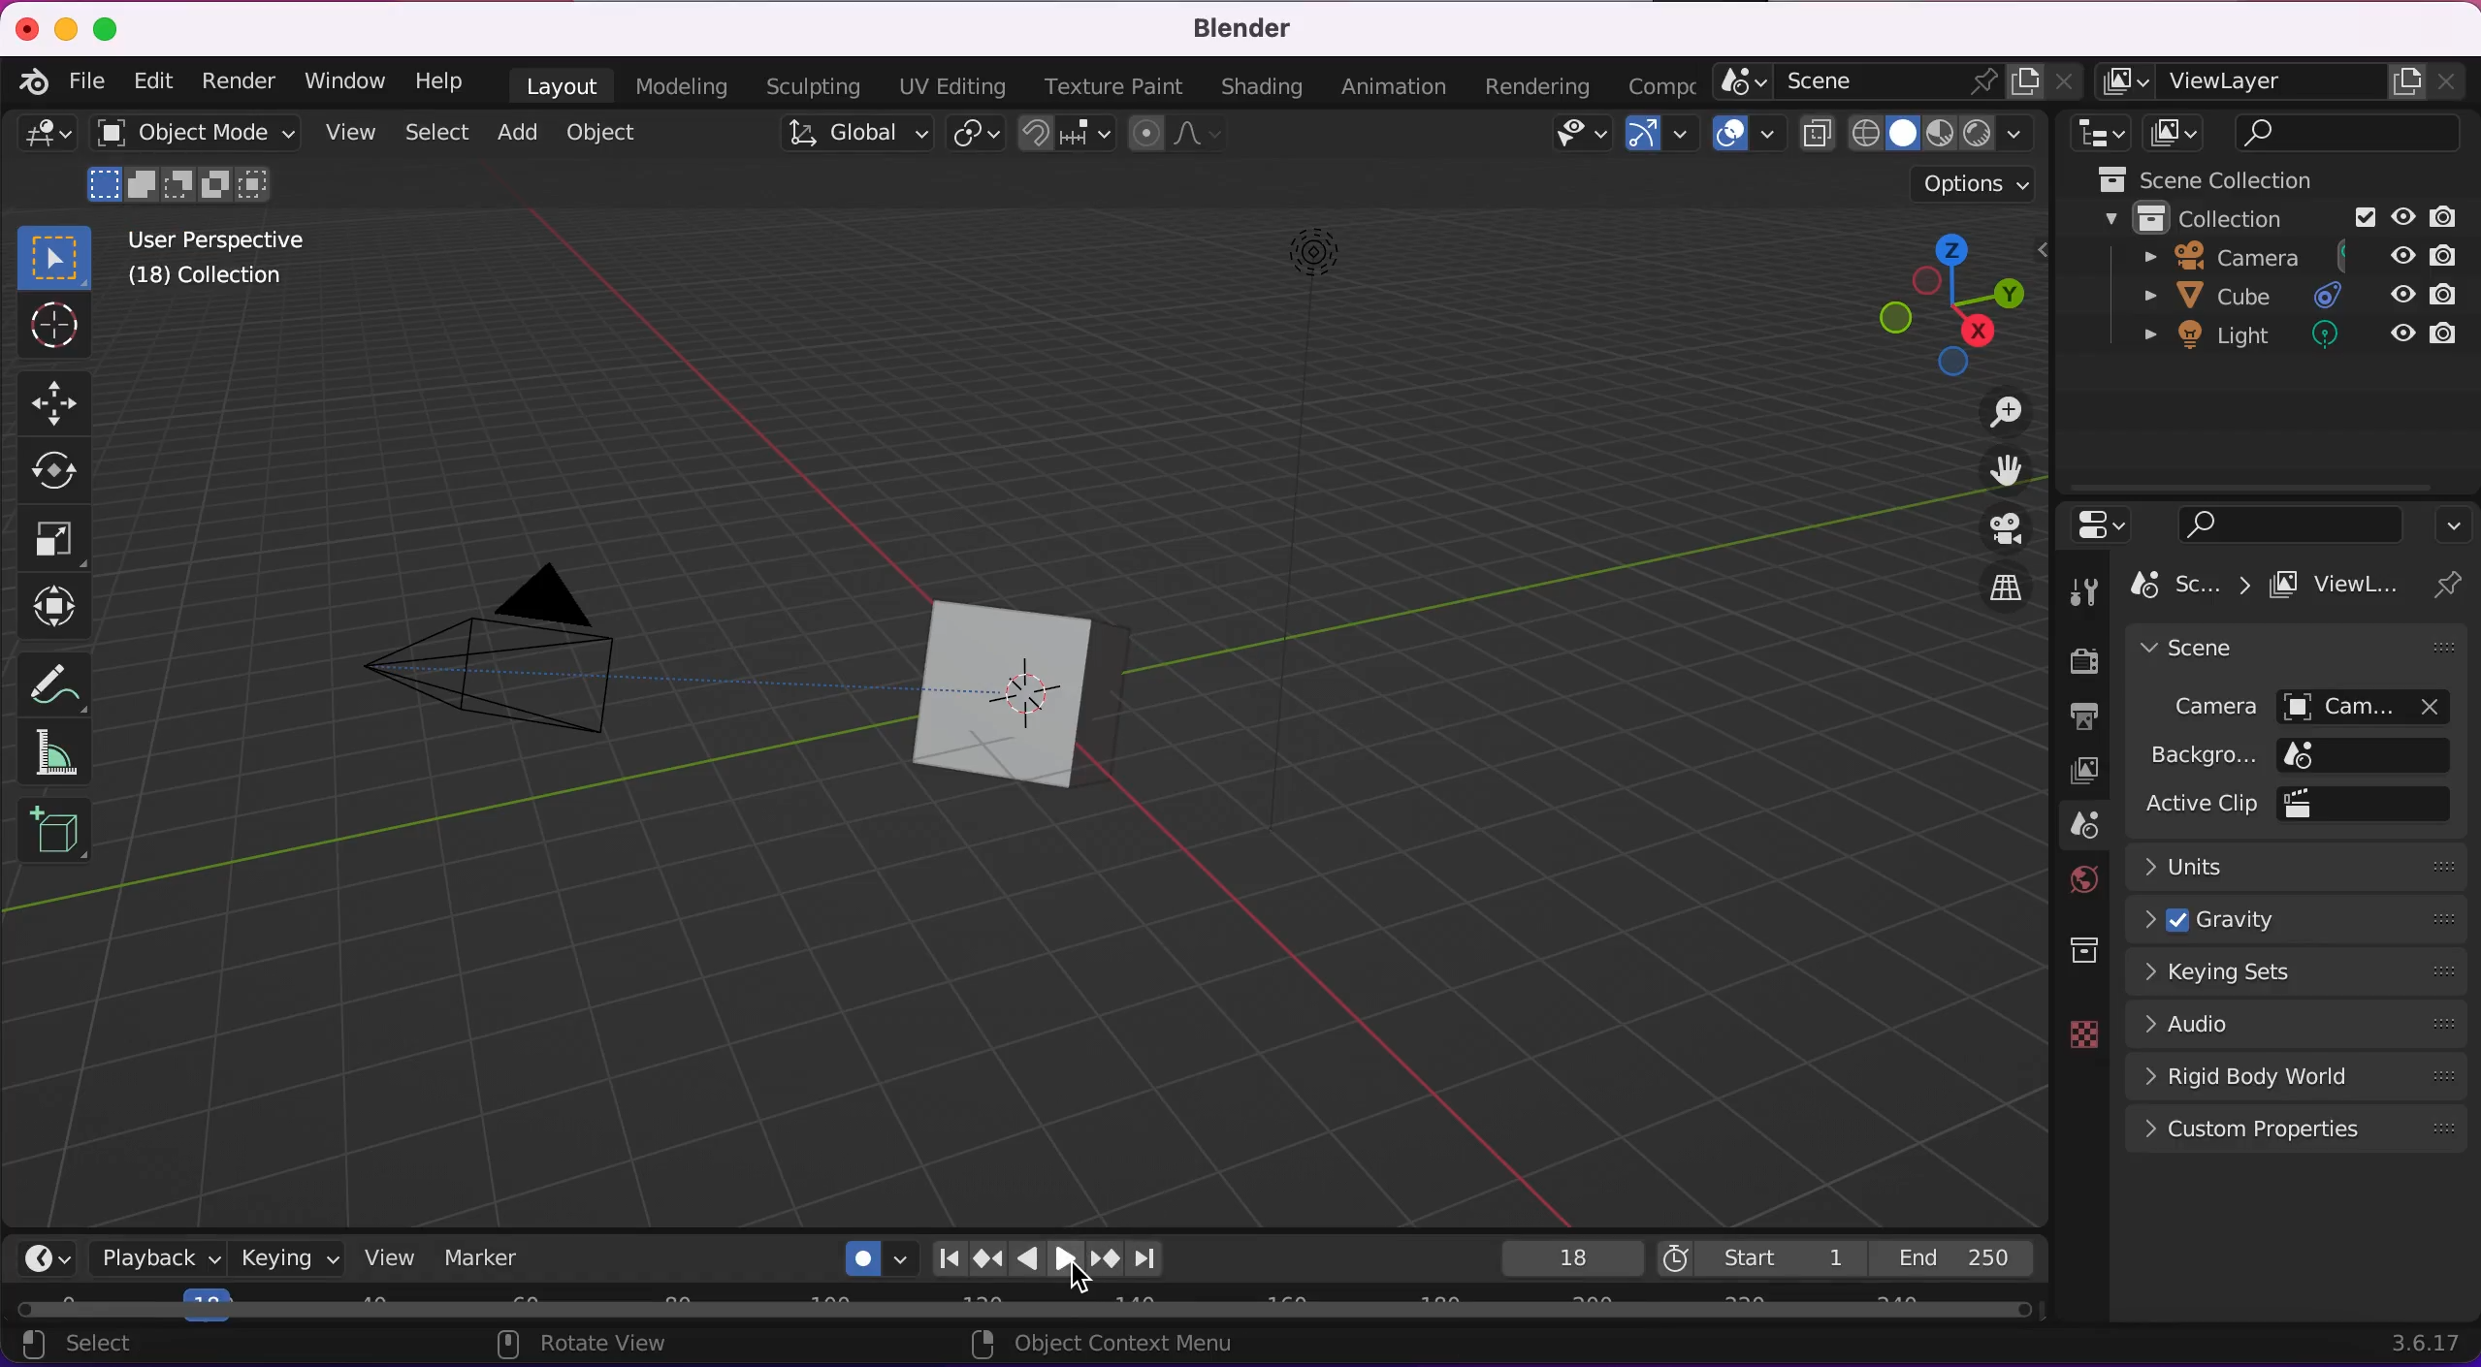 The height and width of the screenshot is (1367, 2481). I want to click on select box, so click(59, 258).